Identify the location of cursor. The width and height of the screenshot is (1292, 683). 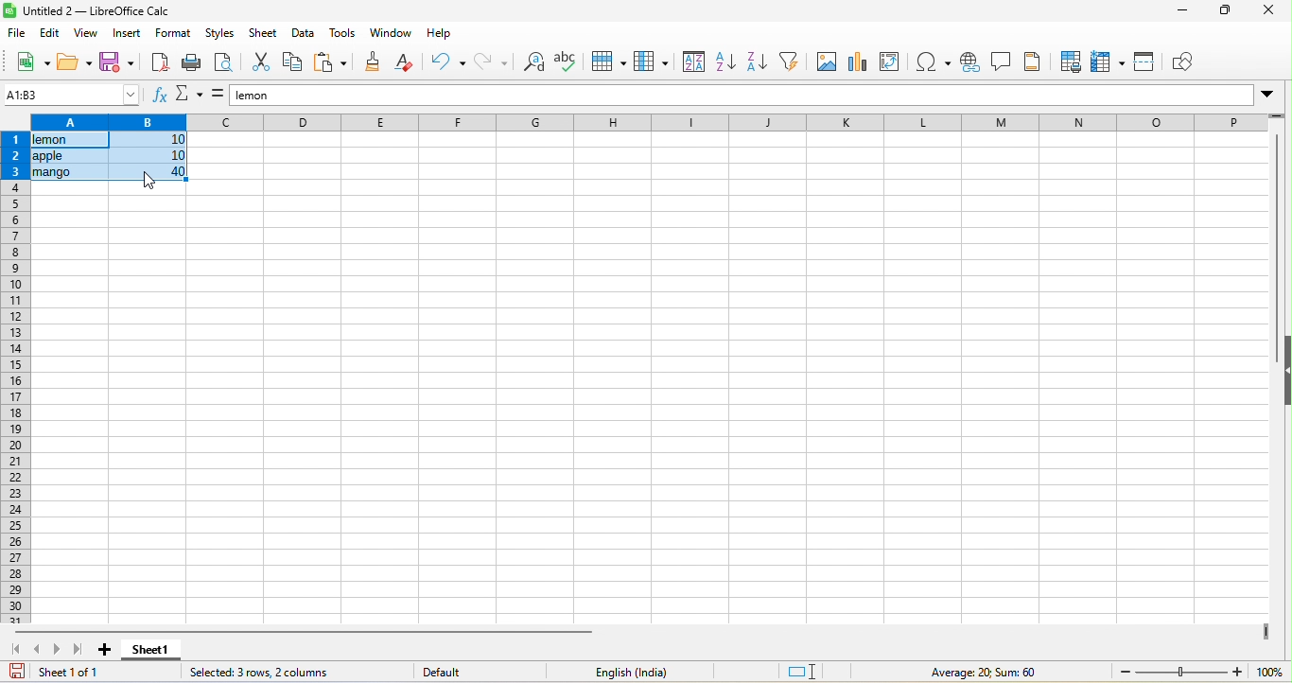
(150, 180).